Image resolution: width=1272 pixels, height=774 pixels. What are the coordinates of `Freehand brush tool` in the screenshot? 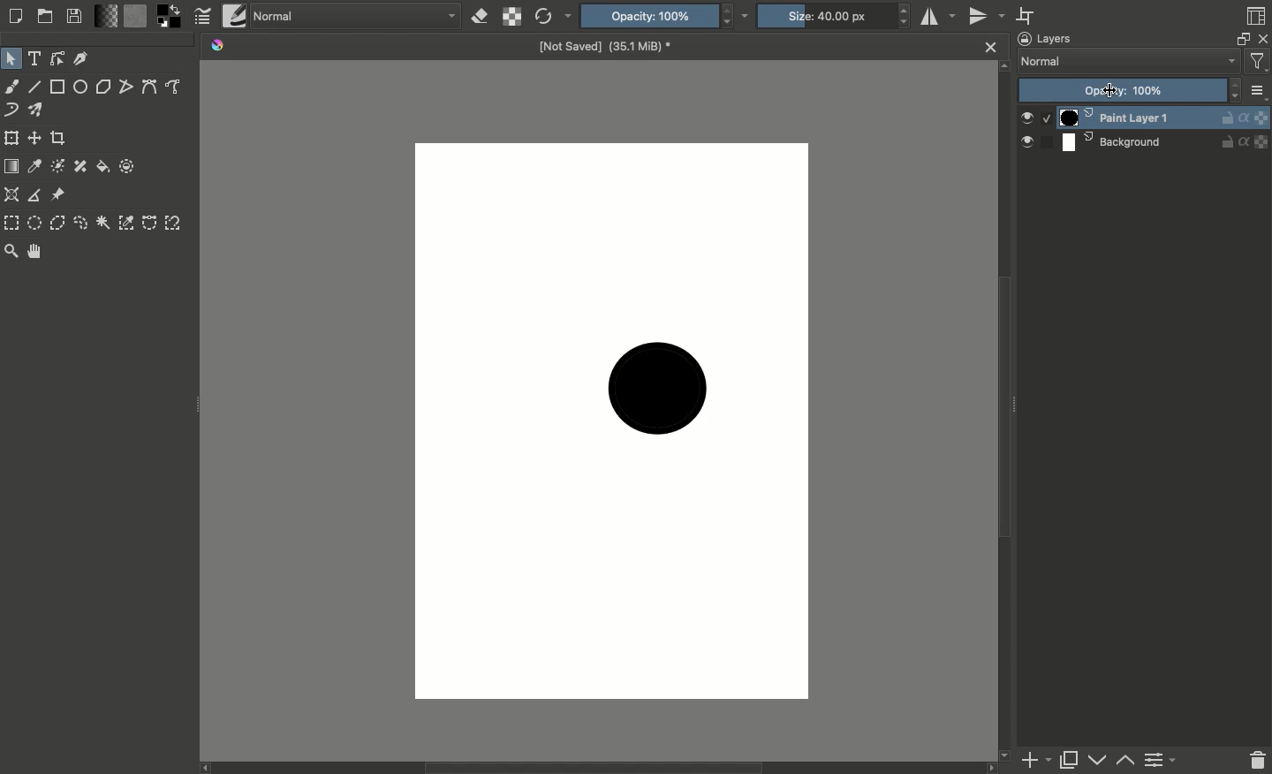 It's located at (11, 87).